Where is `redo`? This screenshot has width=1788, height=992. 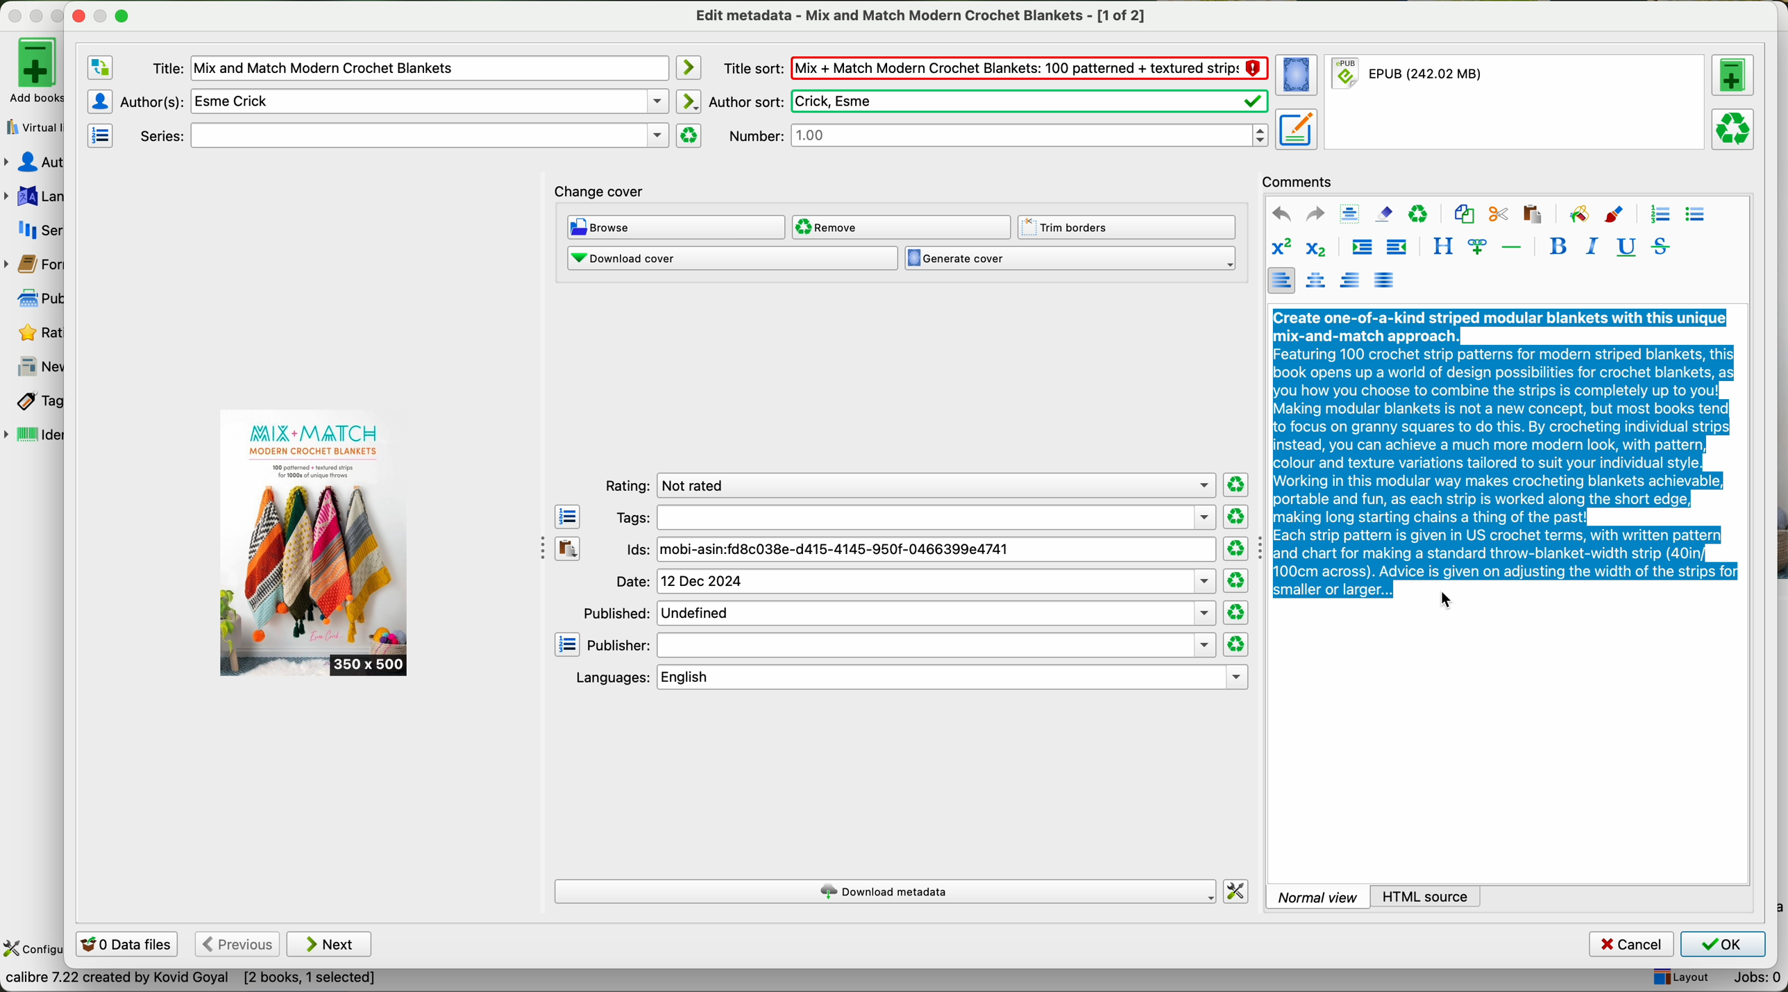 redo is located at coordinates (1315, 213).